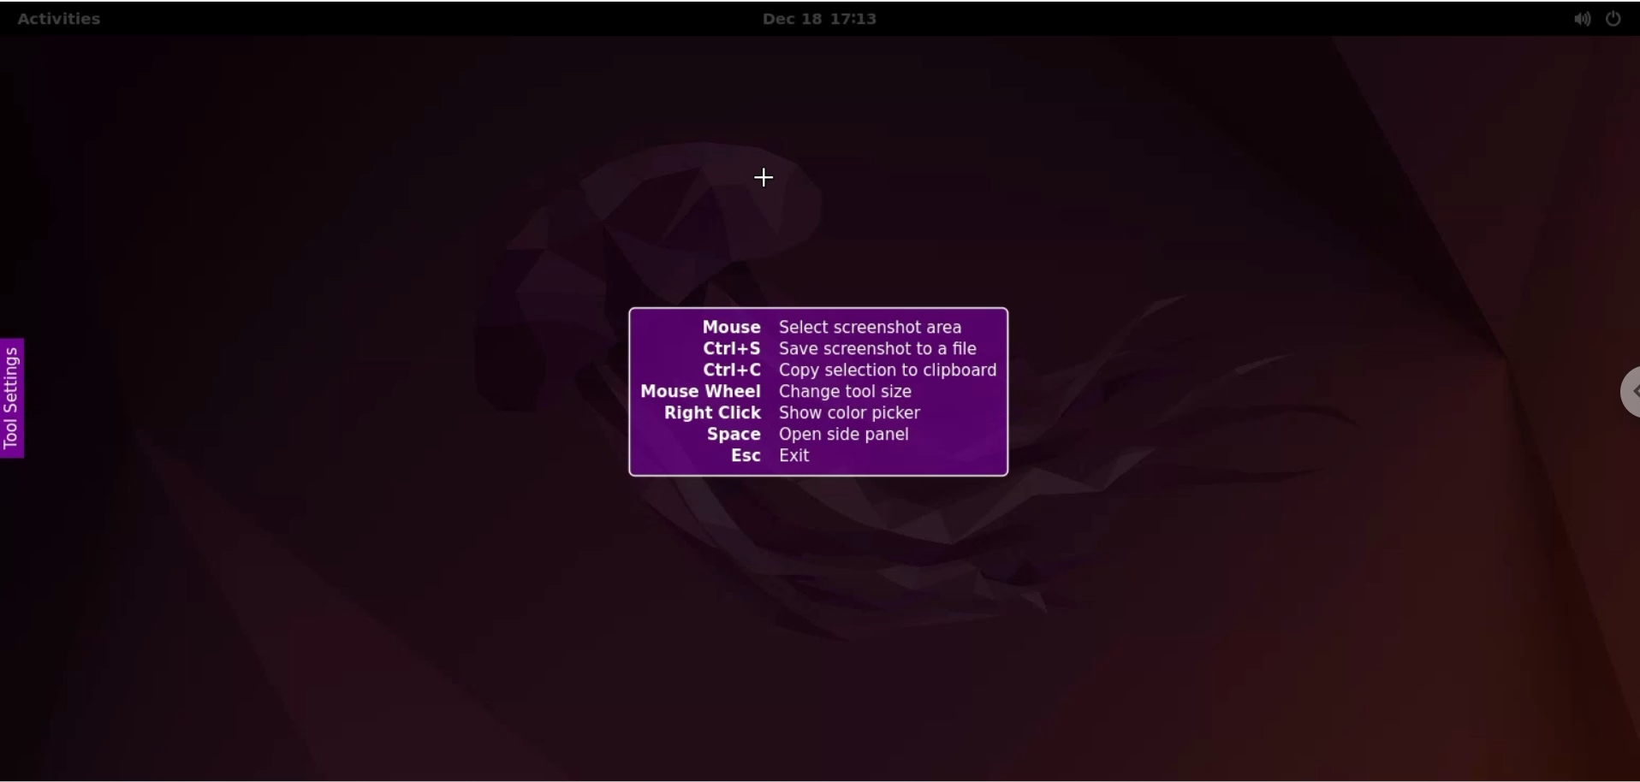  I want to click on cursor, so click(771, 180).